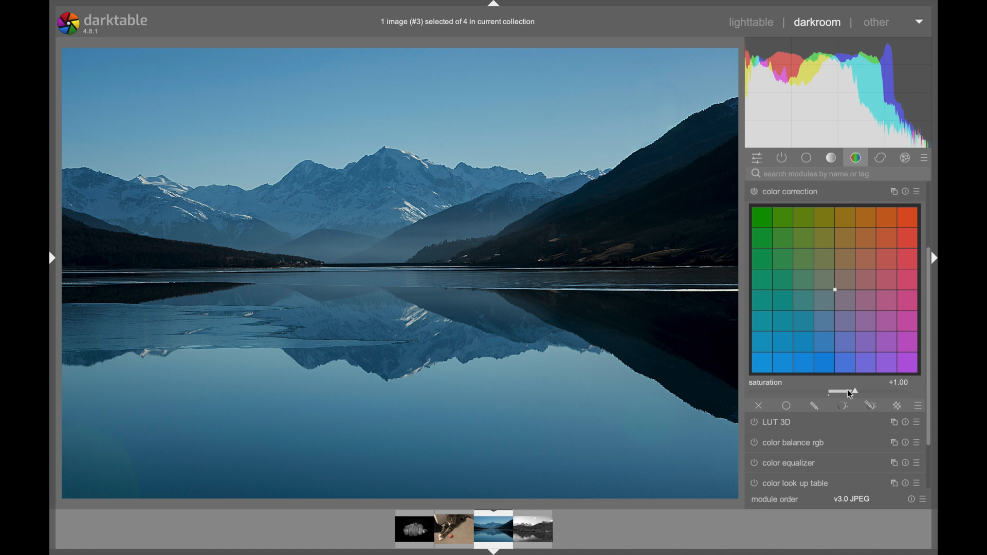 The image size is (987, 555). What do you see at coordinates (104, 24) in the screenshot?
I see `darktable` at bounding box center [104, 24].